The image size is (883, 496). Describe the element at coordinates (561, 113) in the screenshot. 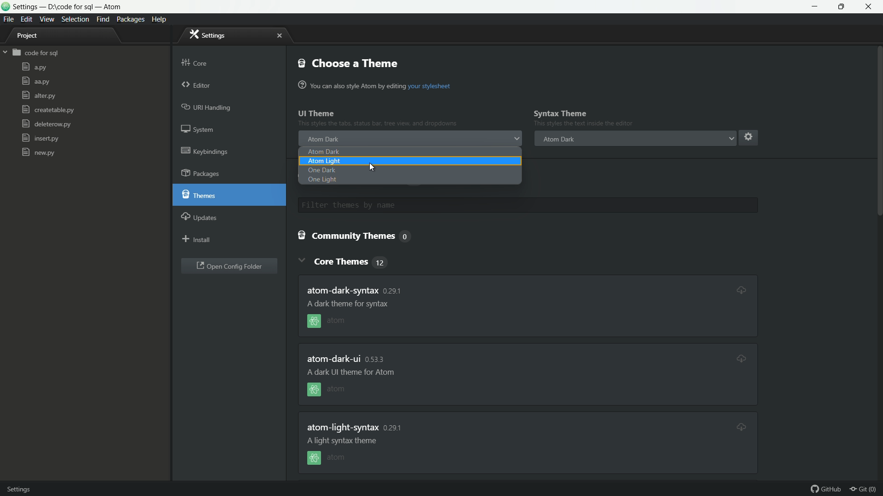

I see `syntax theme` at that location.